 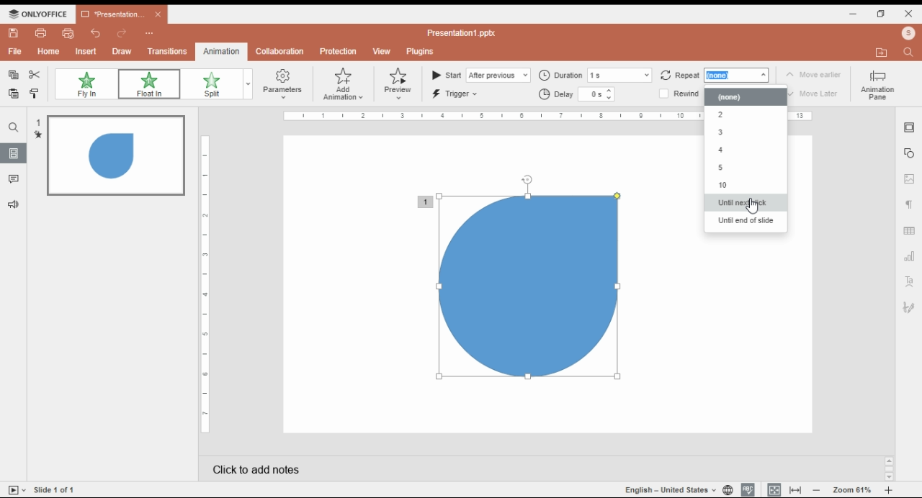 What do you see at coordinates (522, 287) in the screenshot?
I see `shape` at bounding box center [522, 287].